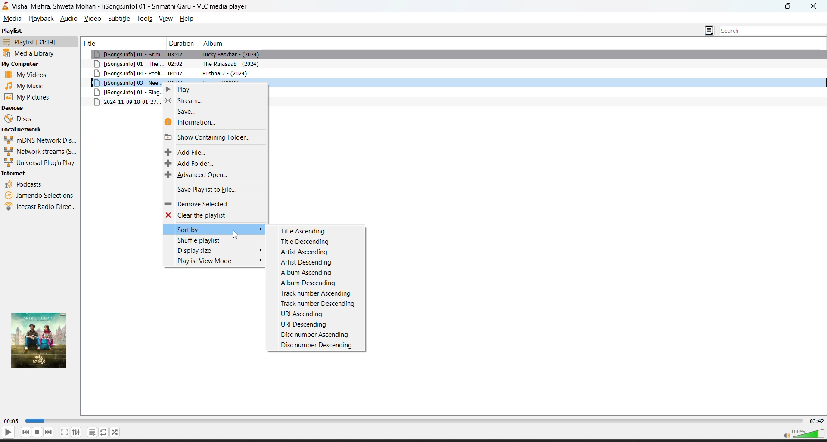 The image size is (827, 442). Describe the element at coordinates (28, 184) in the screenshot. I see `podcast` at that location.